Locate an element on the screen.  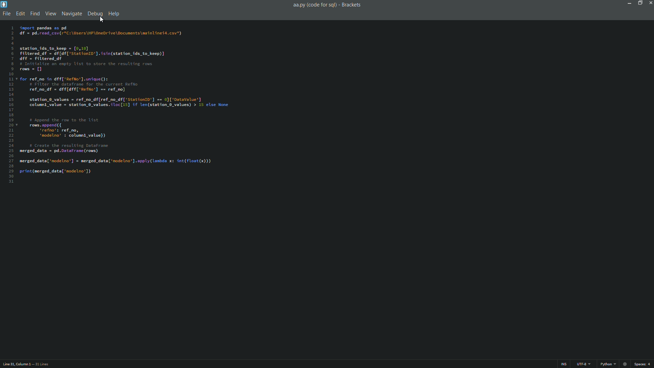
edit menu is located at coordinates (21, 14).